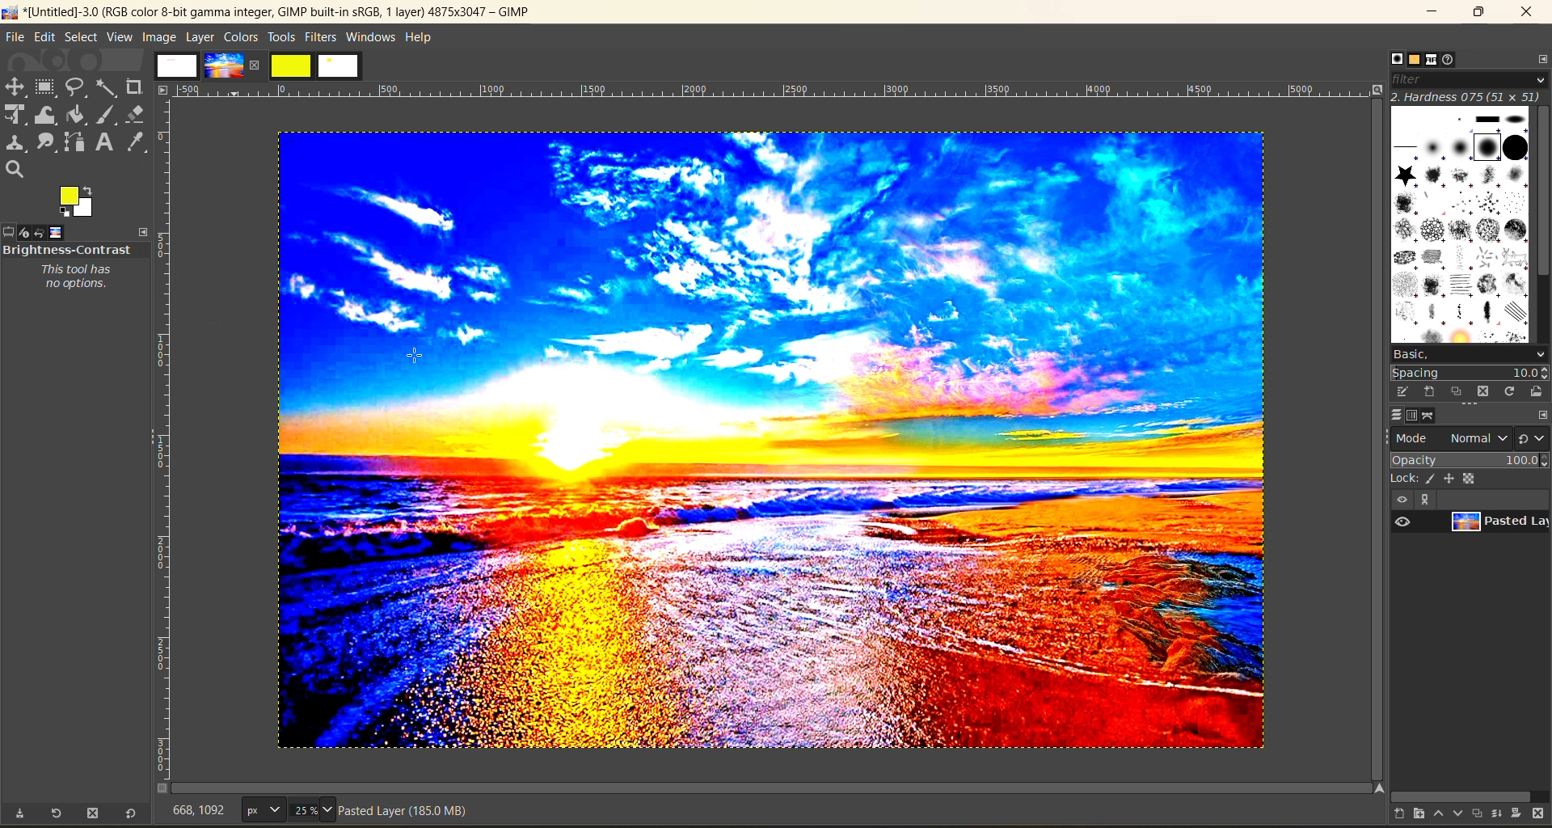 The height and width of the screenshot is (828, 1552). I want to click on delete brush, so click(1487, 393).